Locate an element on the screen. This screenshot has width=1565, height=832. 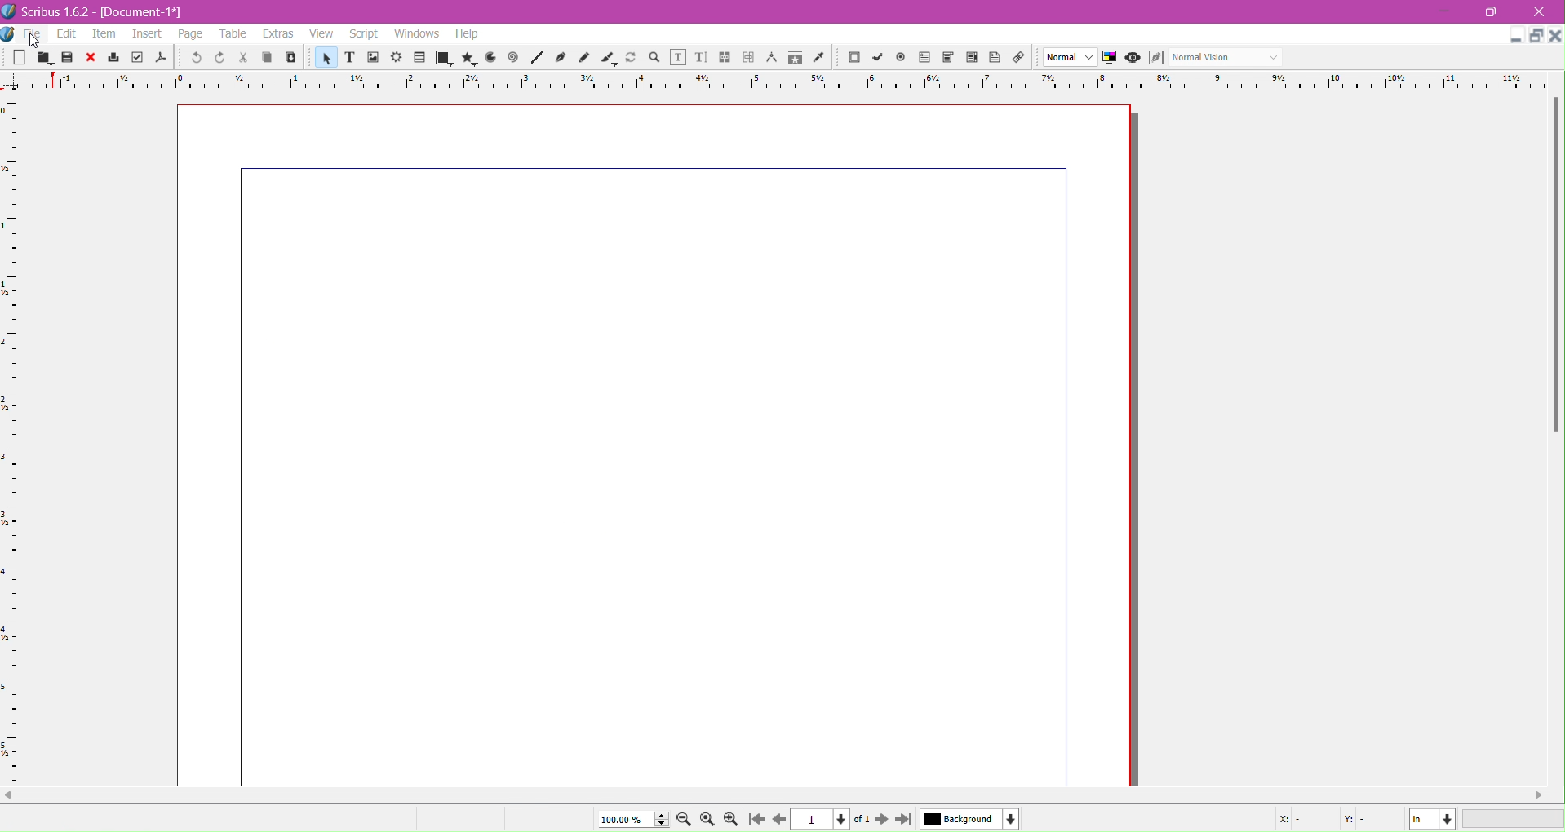
maximize is located at coordinates (1496, 12).